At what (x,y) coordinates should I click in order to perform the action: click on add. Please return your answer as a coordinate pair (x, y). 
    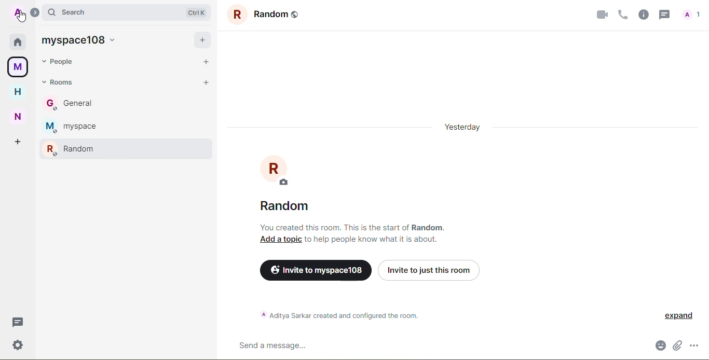
    Looking at the image, I should click on (202, 39).